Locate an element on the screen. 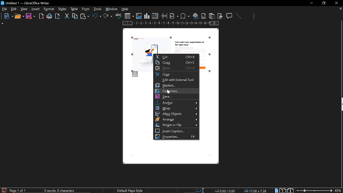 The image size is (343, 193). cut  is located at coordinates (67, 16).